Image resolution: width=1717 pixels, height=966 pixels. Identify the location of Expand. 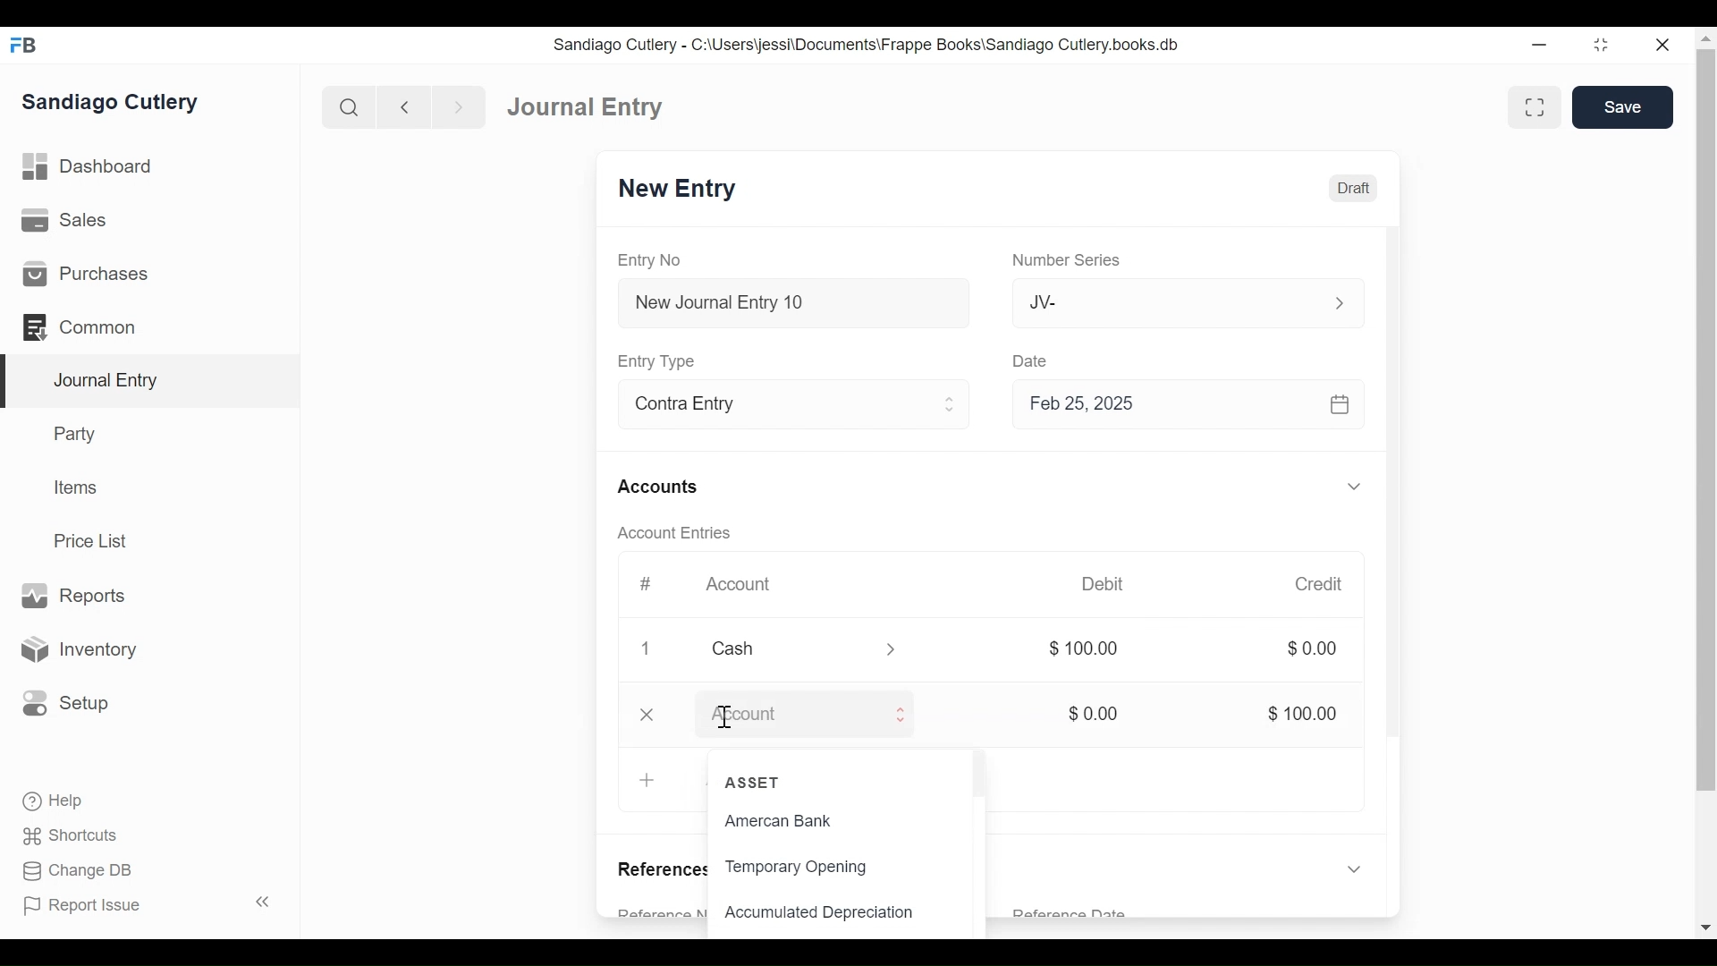
(1356, 486).